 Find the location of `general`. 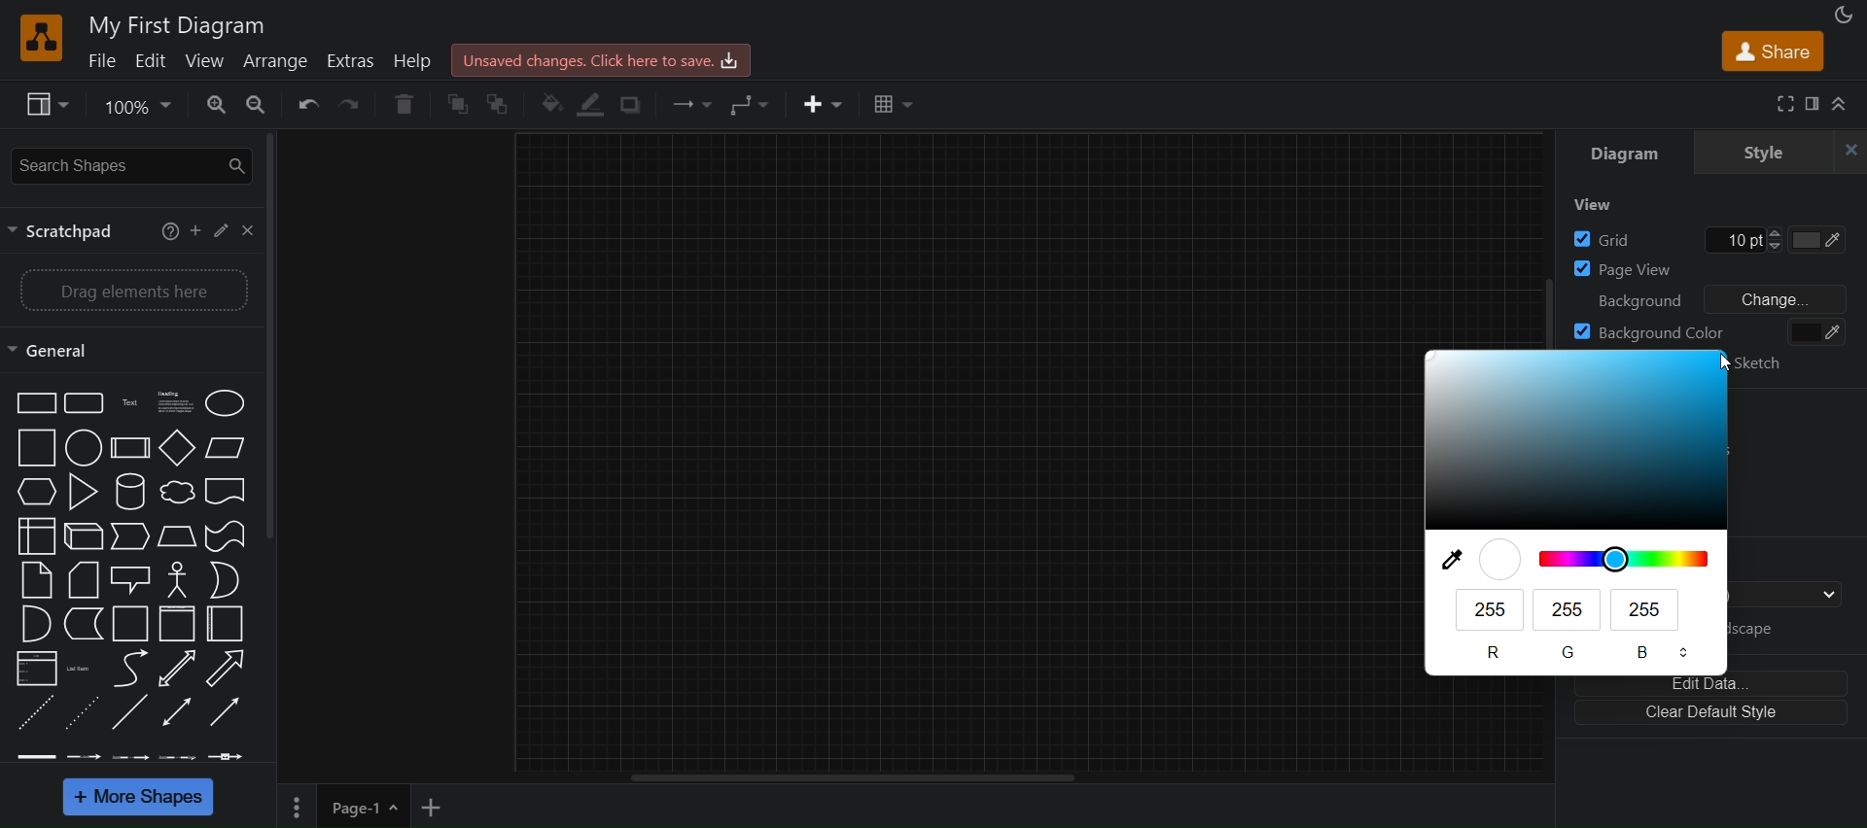

general is located at coordinates (55, 350).